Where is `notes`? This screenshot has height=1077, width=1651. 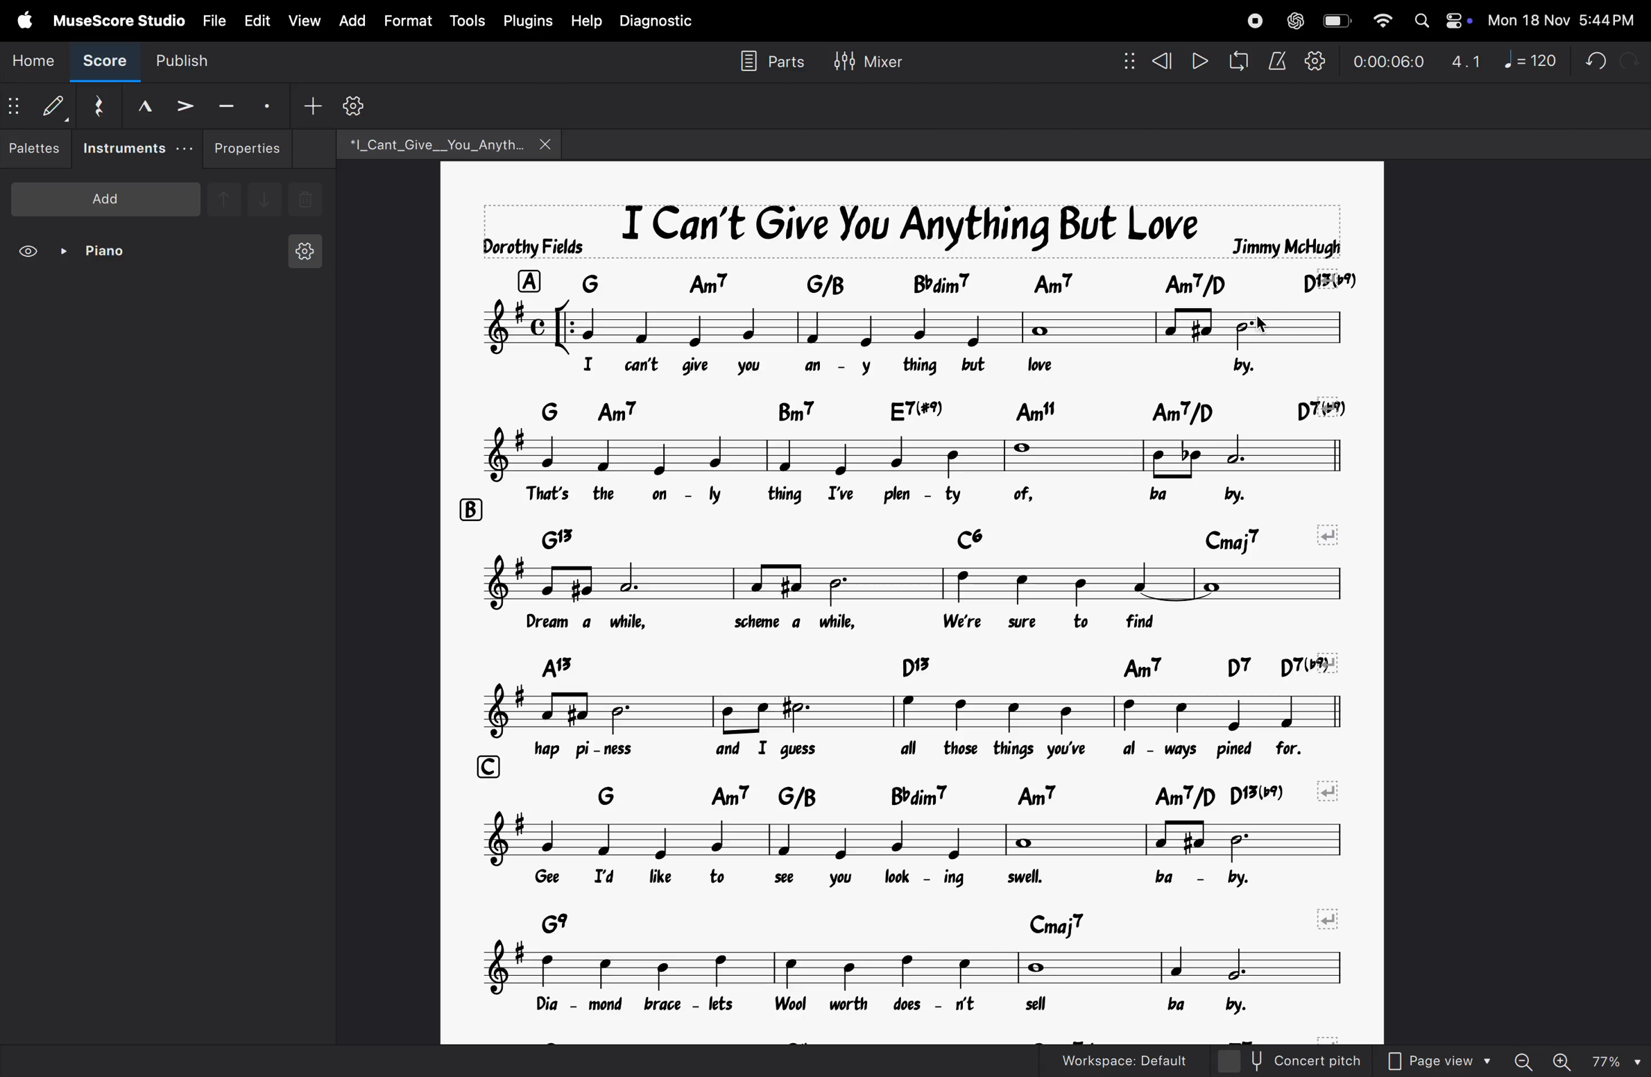 notes is located at coordinates (923, 457).